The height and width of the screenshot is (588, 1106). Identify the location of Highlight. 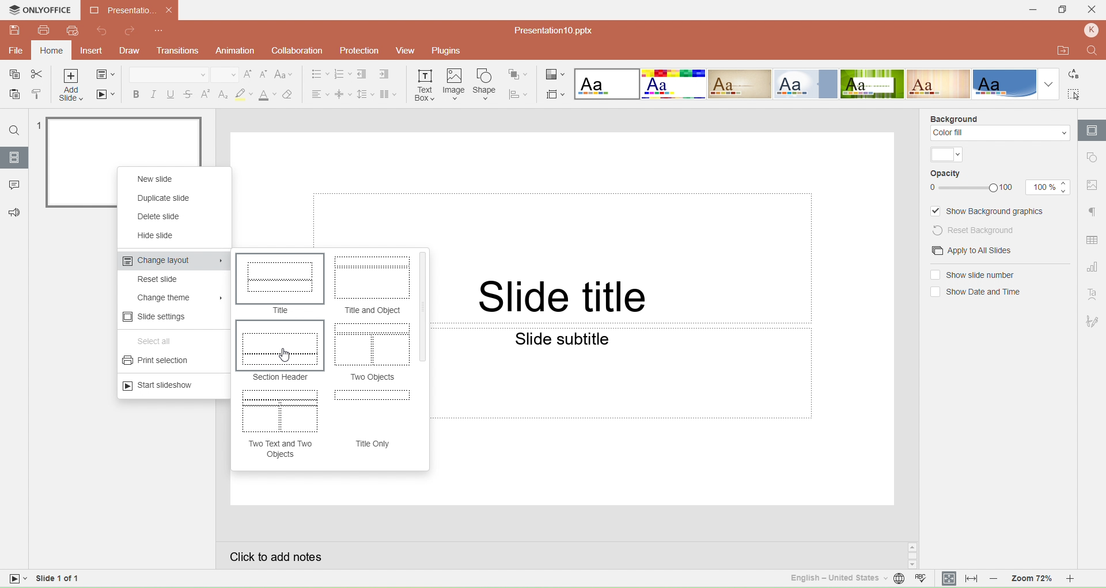
(243, 94).